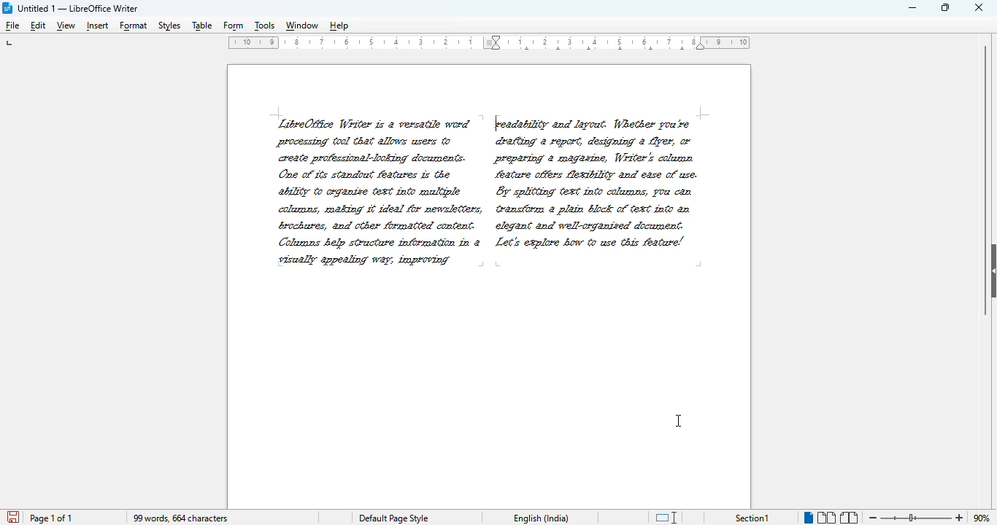 The height and width of the screenshot is (525, 997). Describe the element at coordinates (14, 516) in the screenshot. I see `click to save document` at that location.